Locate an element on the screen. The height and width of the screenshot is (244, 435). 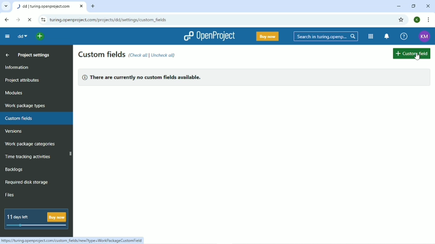
https://turing.openproject.com/custom_fields/new?type=WorkPackageCustomfielf is located at coordinates (74, 240).